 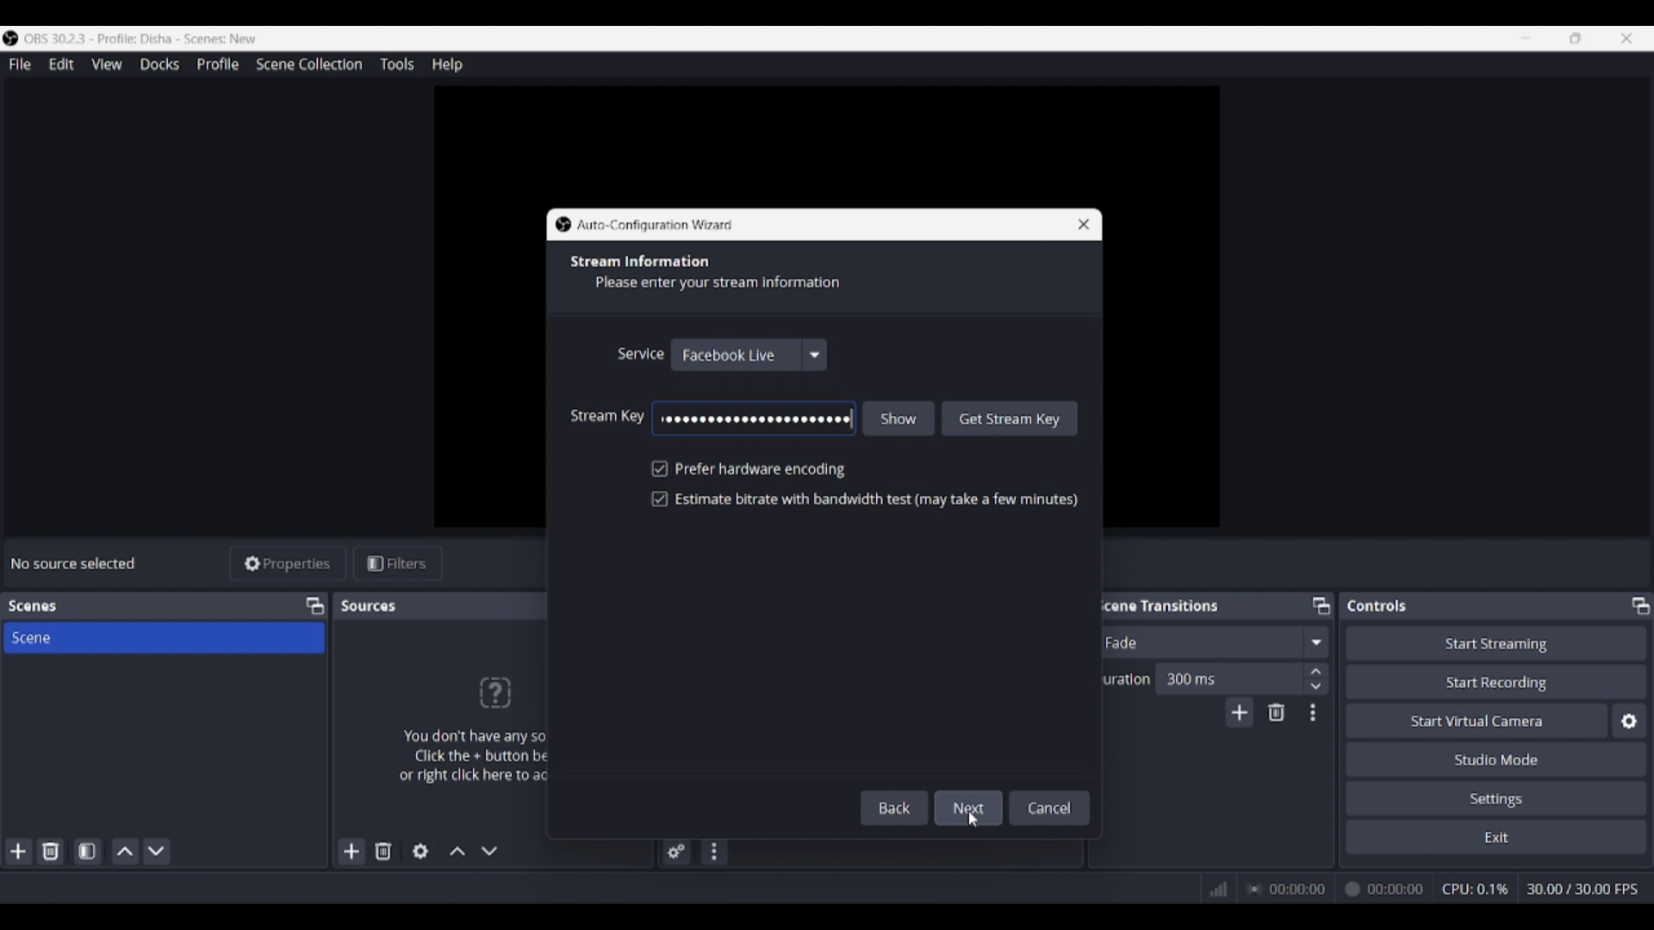 I want to click on Docks menu, so click(x=159, y=65).